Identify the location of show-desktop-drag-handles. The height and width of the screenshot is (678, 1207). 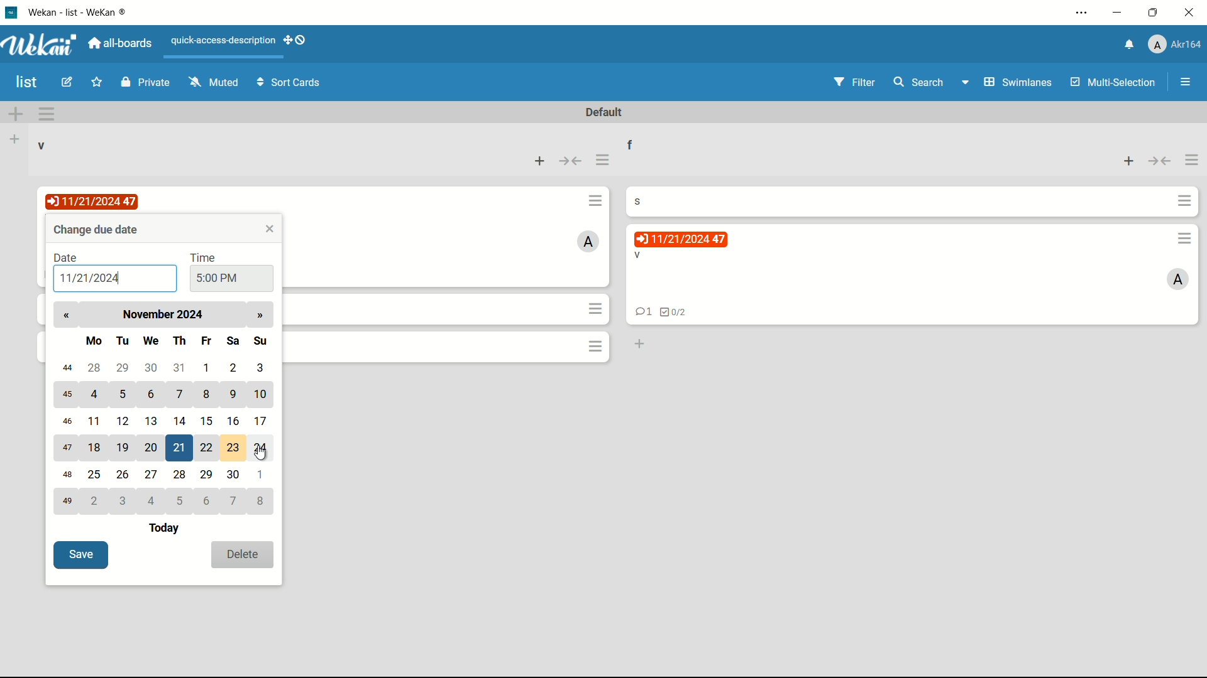
(295, 41).